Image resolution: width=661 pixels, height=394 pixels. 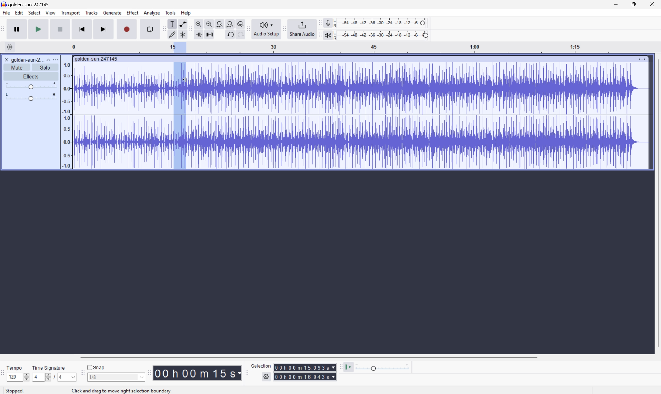 What do you see at coordinates (133, 13) in the screenshot?
I see `Effect` at bounding box center [133, 13].